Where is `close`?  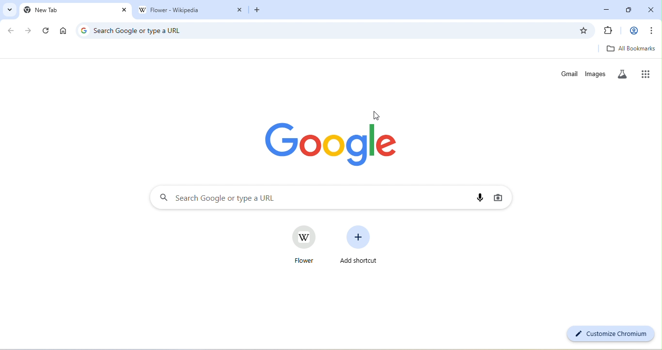
close is located at coordinates (240, 11).